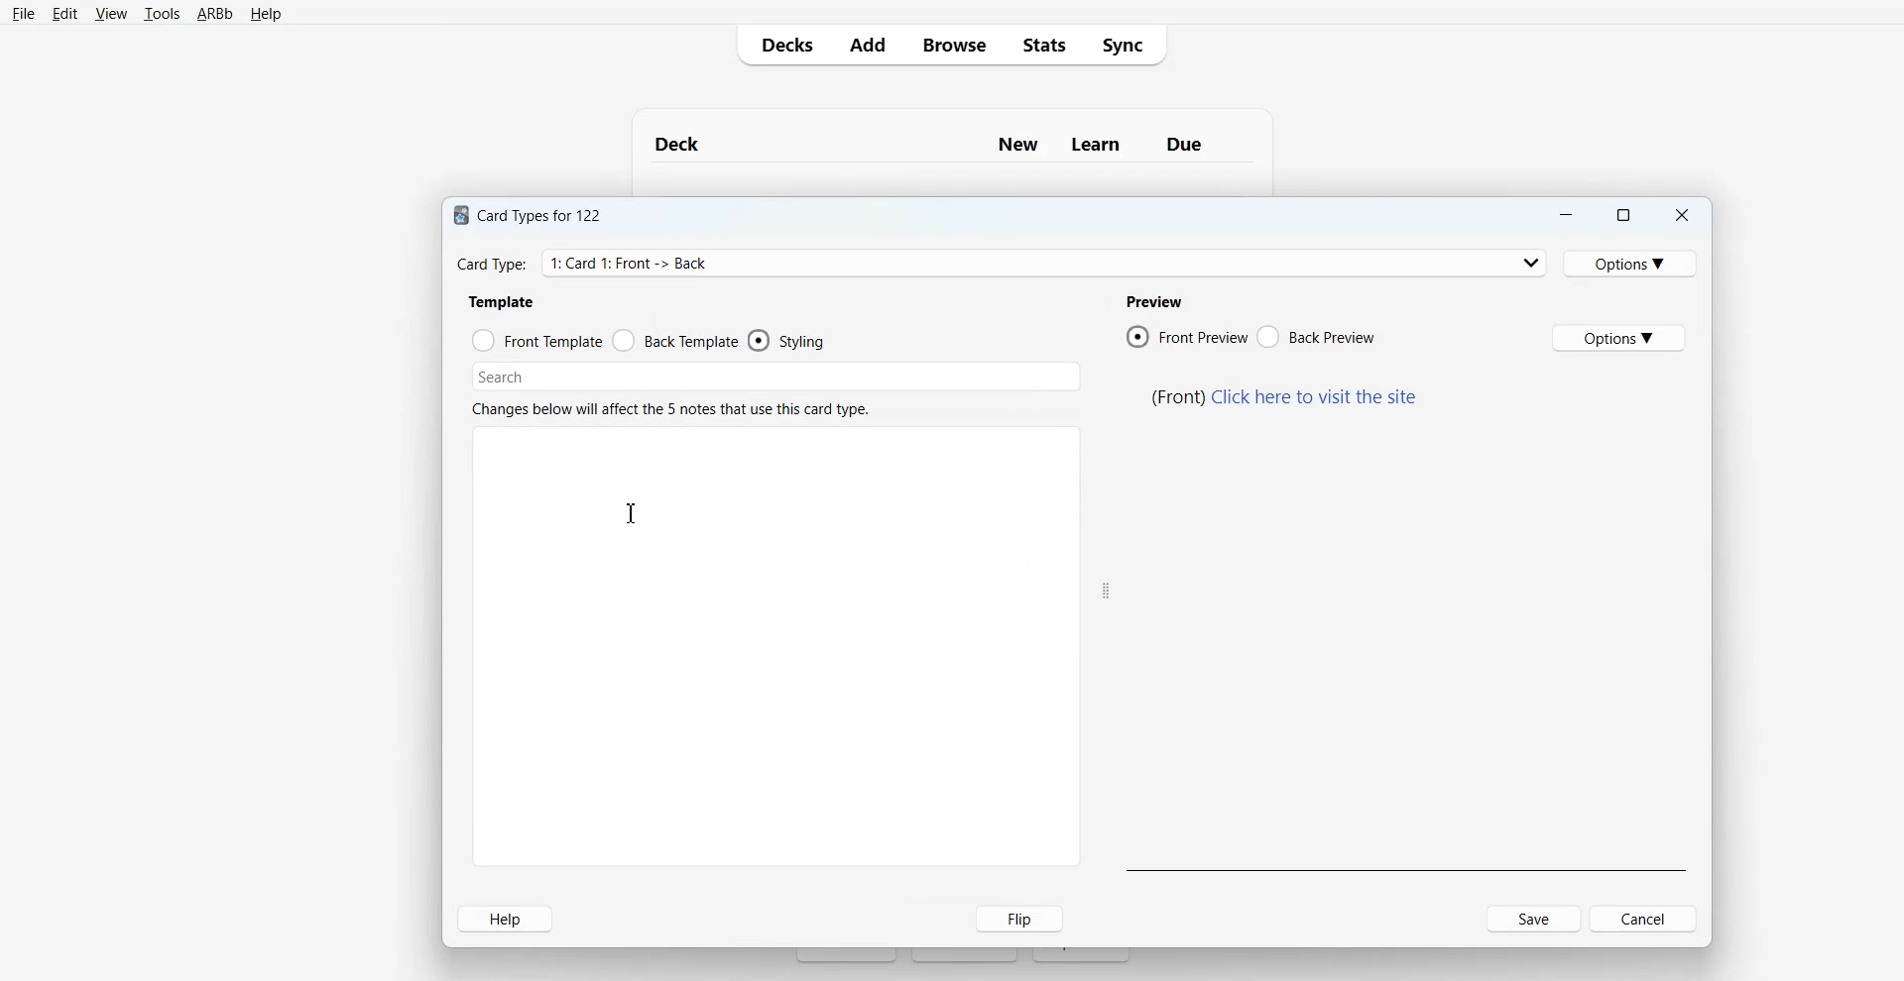  What do you see at coordinates (790, 340) in the screenshot?
I see `Styling` at bounding box center [790, 340].